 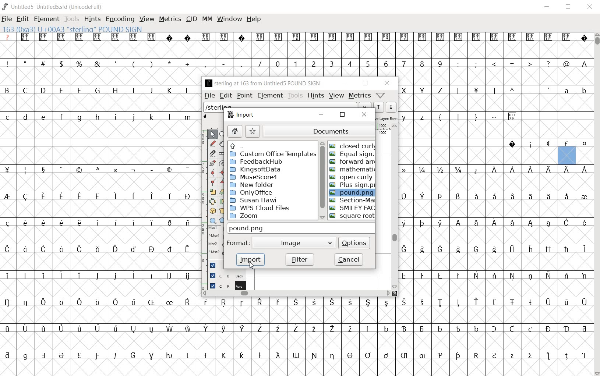 What do you see at coordinates (379, 107) in the screenshot?
I see `show the previous word list` at bounding box center [379, 107].